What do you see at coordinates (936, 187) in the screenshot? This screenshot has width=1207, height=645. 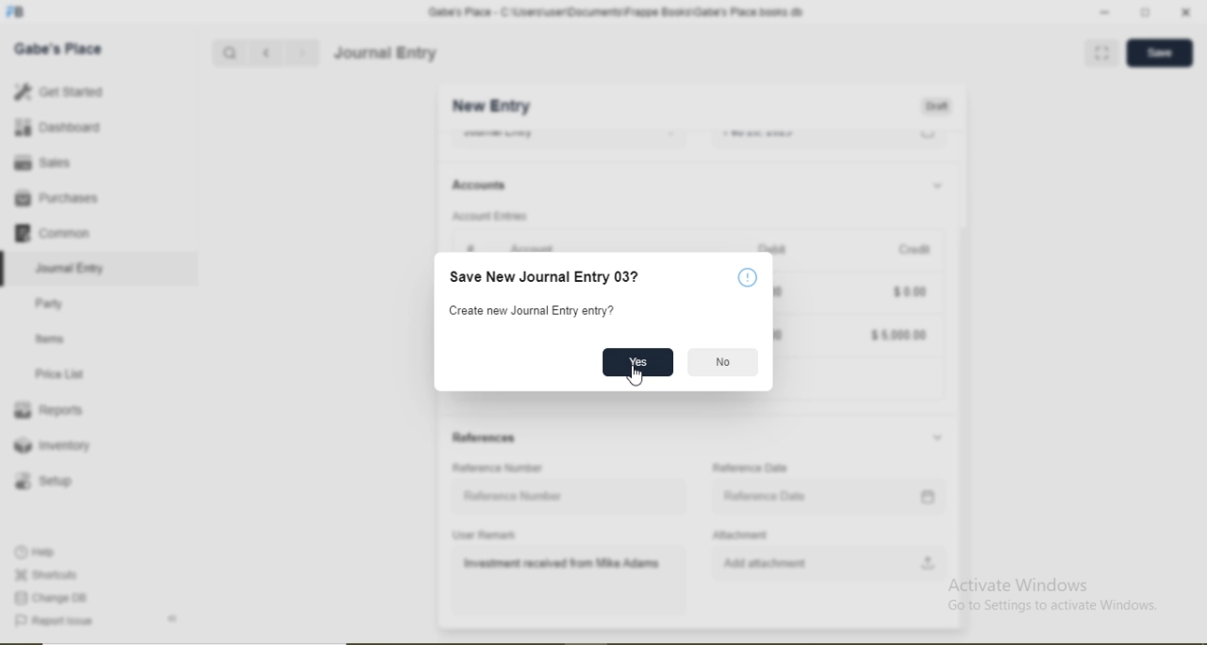 I see `Dropdown` at bounding box center [936, 187].